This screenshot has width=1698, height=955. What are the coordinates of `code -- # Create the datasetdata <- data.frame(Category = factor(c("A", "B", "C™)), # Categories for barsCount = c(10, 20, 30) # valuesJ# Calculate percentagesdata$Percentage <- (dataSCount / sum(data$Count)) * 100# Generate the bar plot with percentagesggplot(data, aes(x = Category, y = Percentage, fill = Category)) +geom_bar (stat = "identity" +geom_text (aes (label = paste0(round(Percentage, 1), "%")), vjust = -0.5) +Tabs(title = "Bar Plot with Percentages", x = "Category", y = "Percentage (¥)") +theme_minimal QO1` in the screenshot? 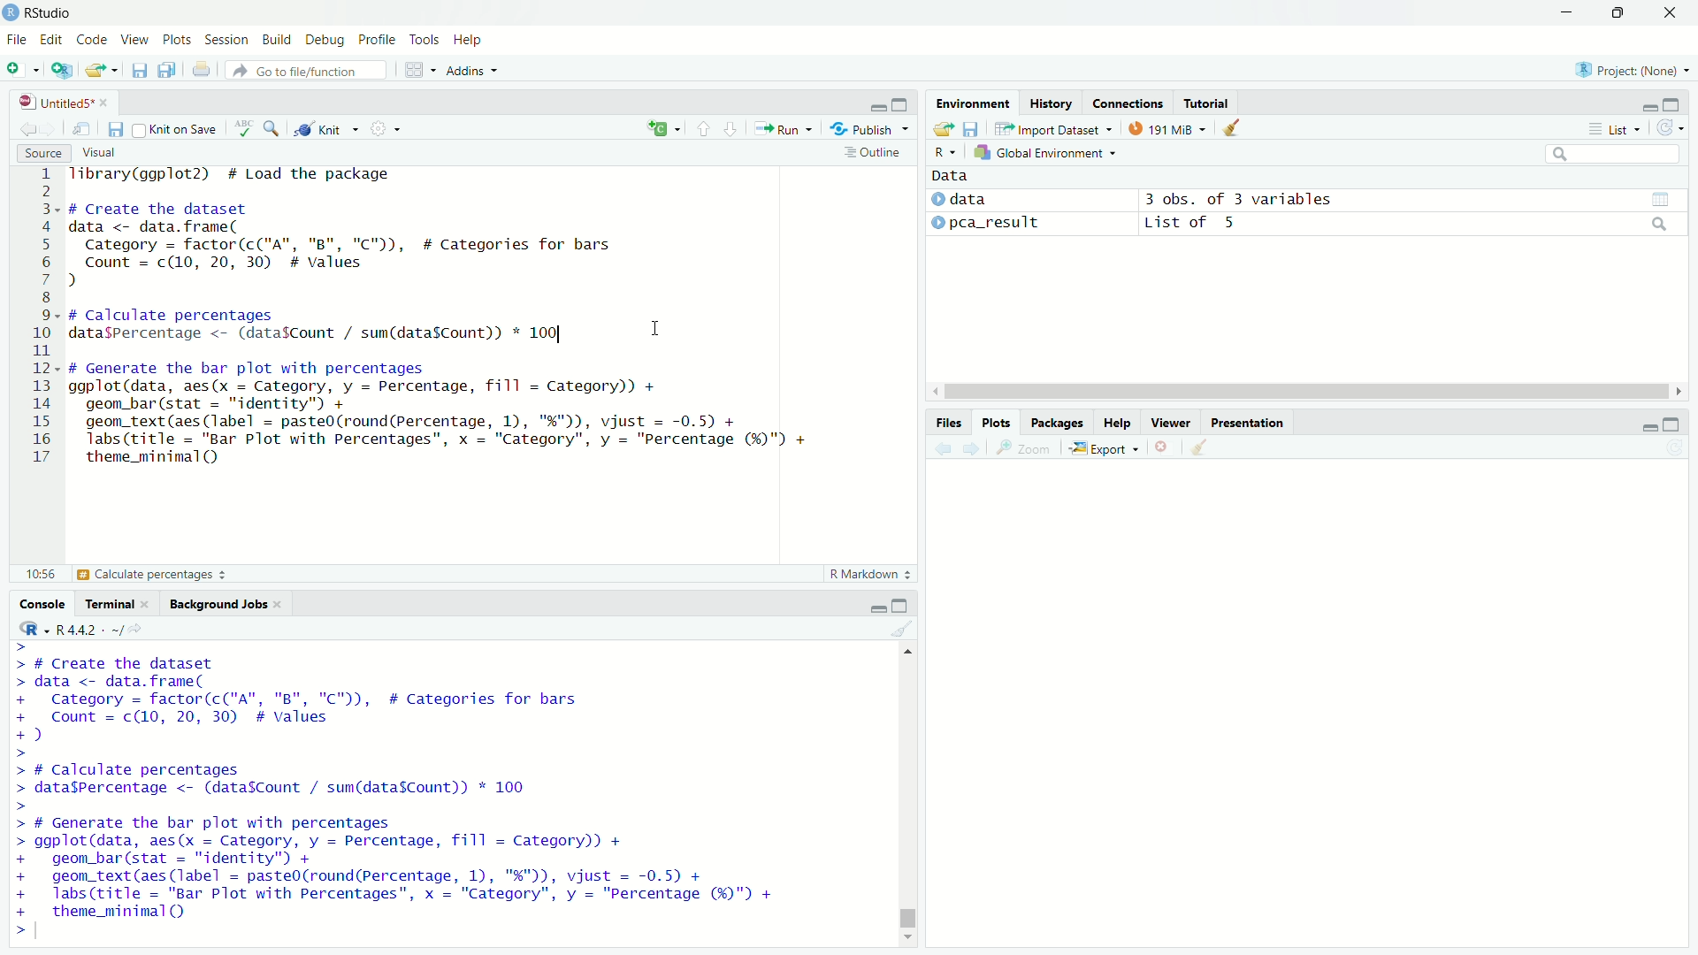 It's located at (414, 791).